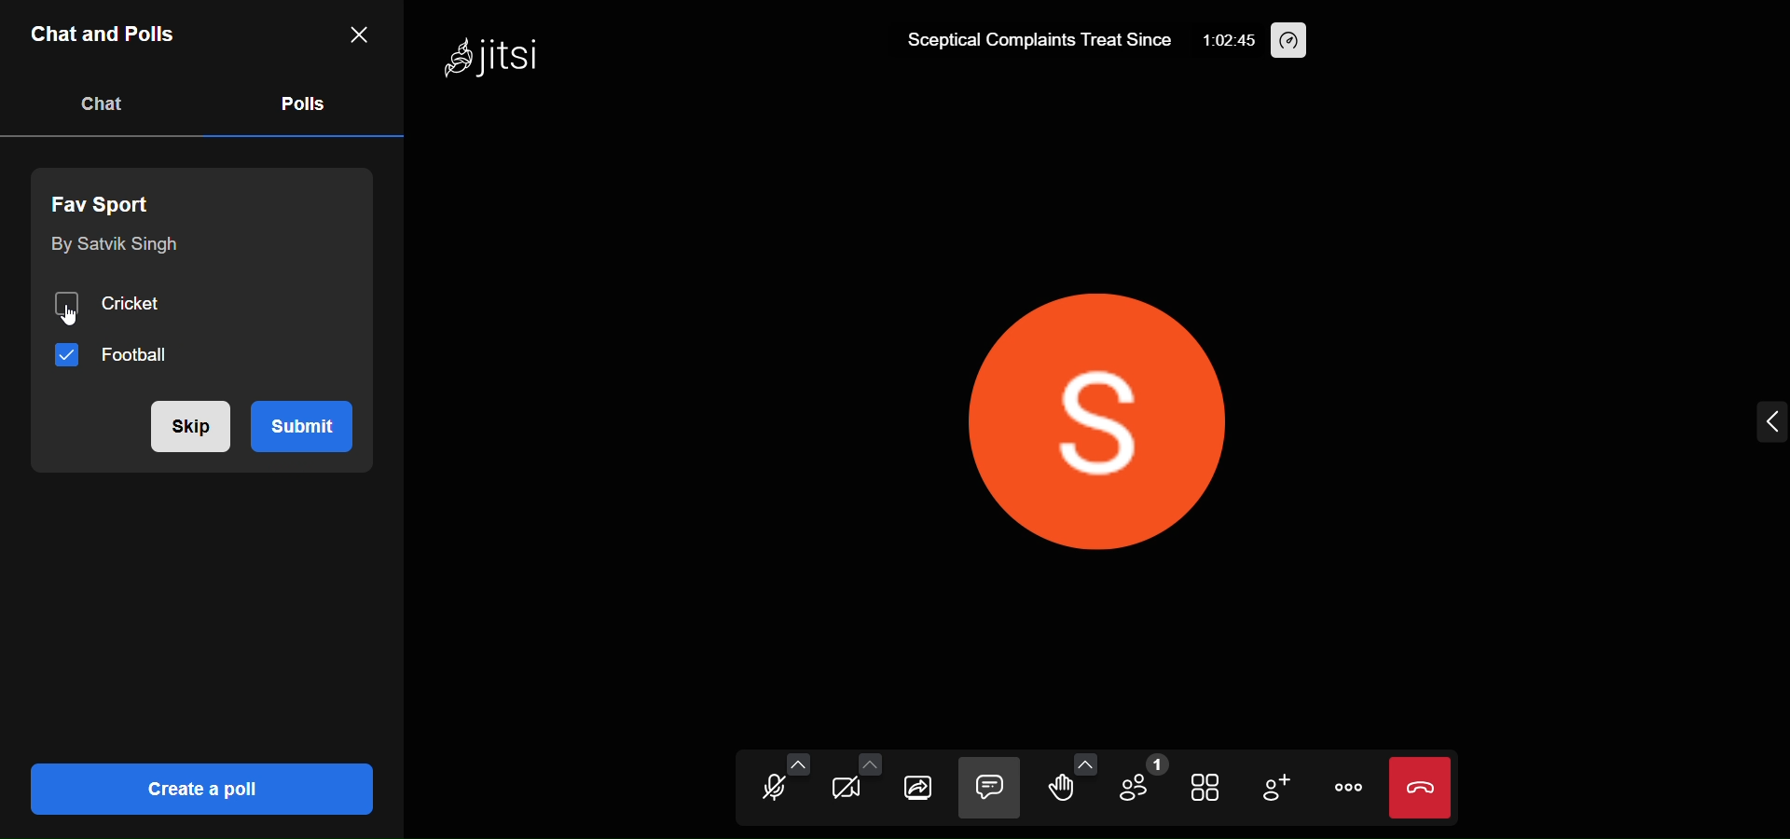  I want to click on raise hand, so click(1057, 791).